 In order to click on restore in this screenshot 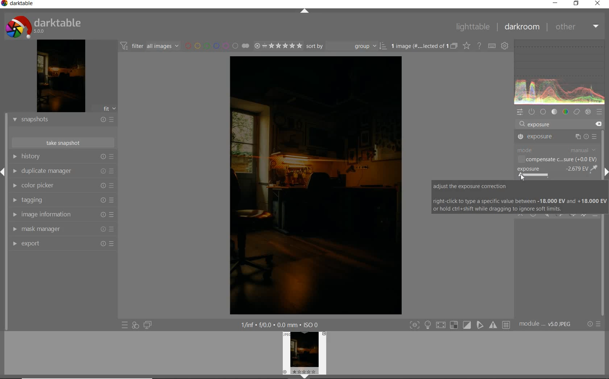, I will do `click(577, 4)`.